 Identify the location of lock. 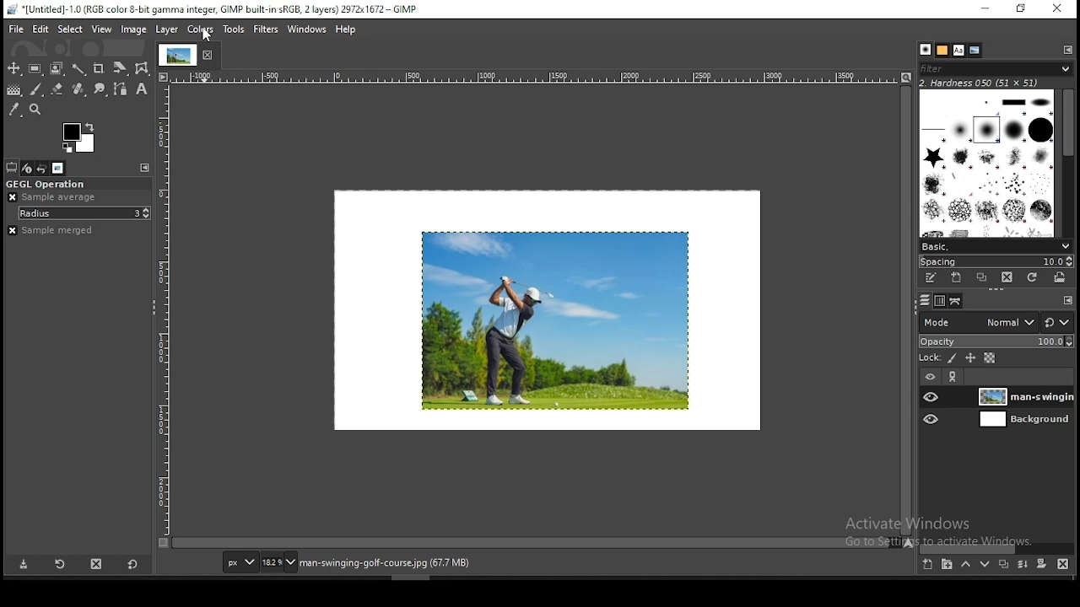
(931, 358).